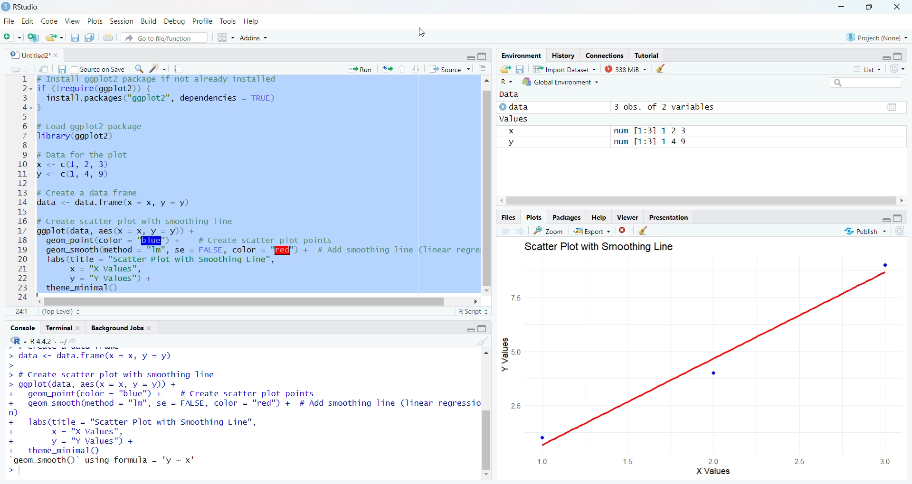 Image resolution: width=912 pixels, height=484 pixels. Describe the element at coordinates (656, 142) in the screenshot. I see `num [1:3] 149` at that location.